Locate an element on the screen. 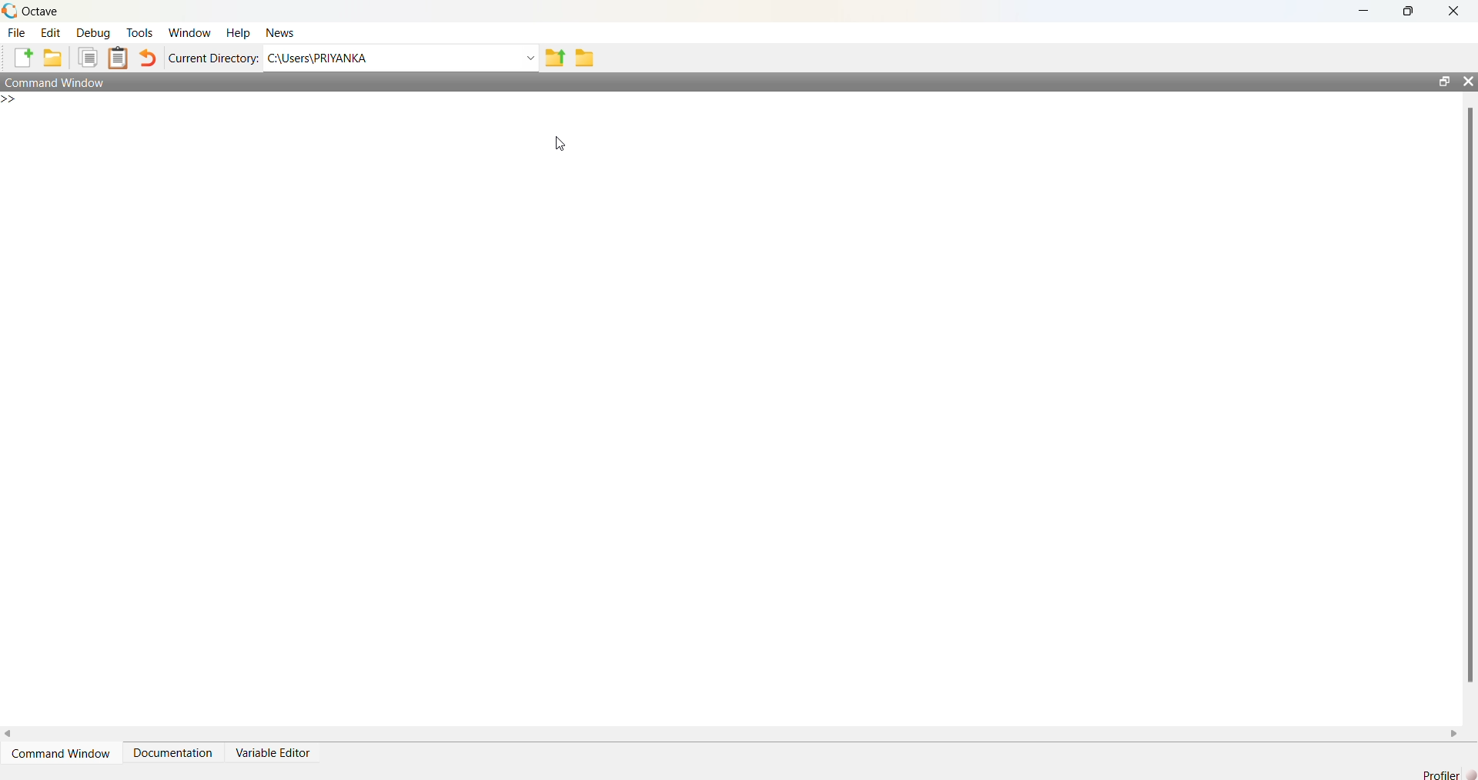 The width and height of the screenshot is (1478, 780). Current Directory: is located at coordinates (213, 58).